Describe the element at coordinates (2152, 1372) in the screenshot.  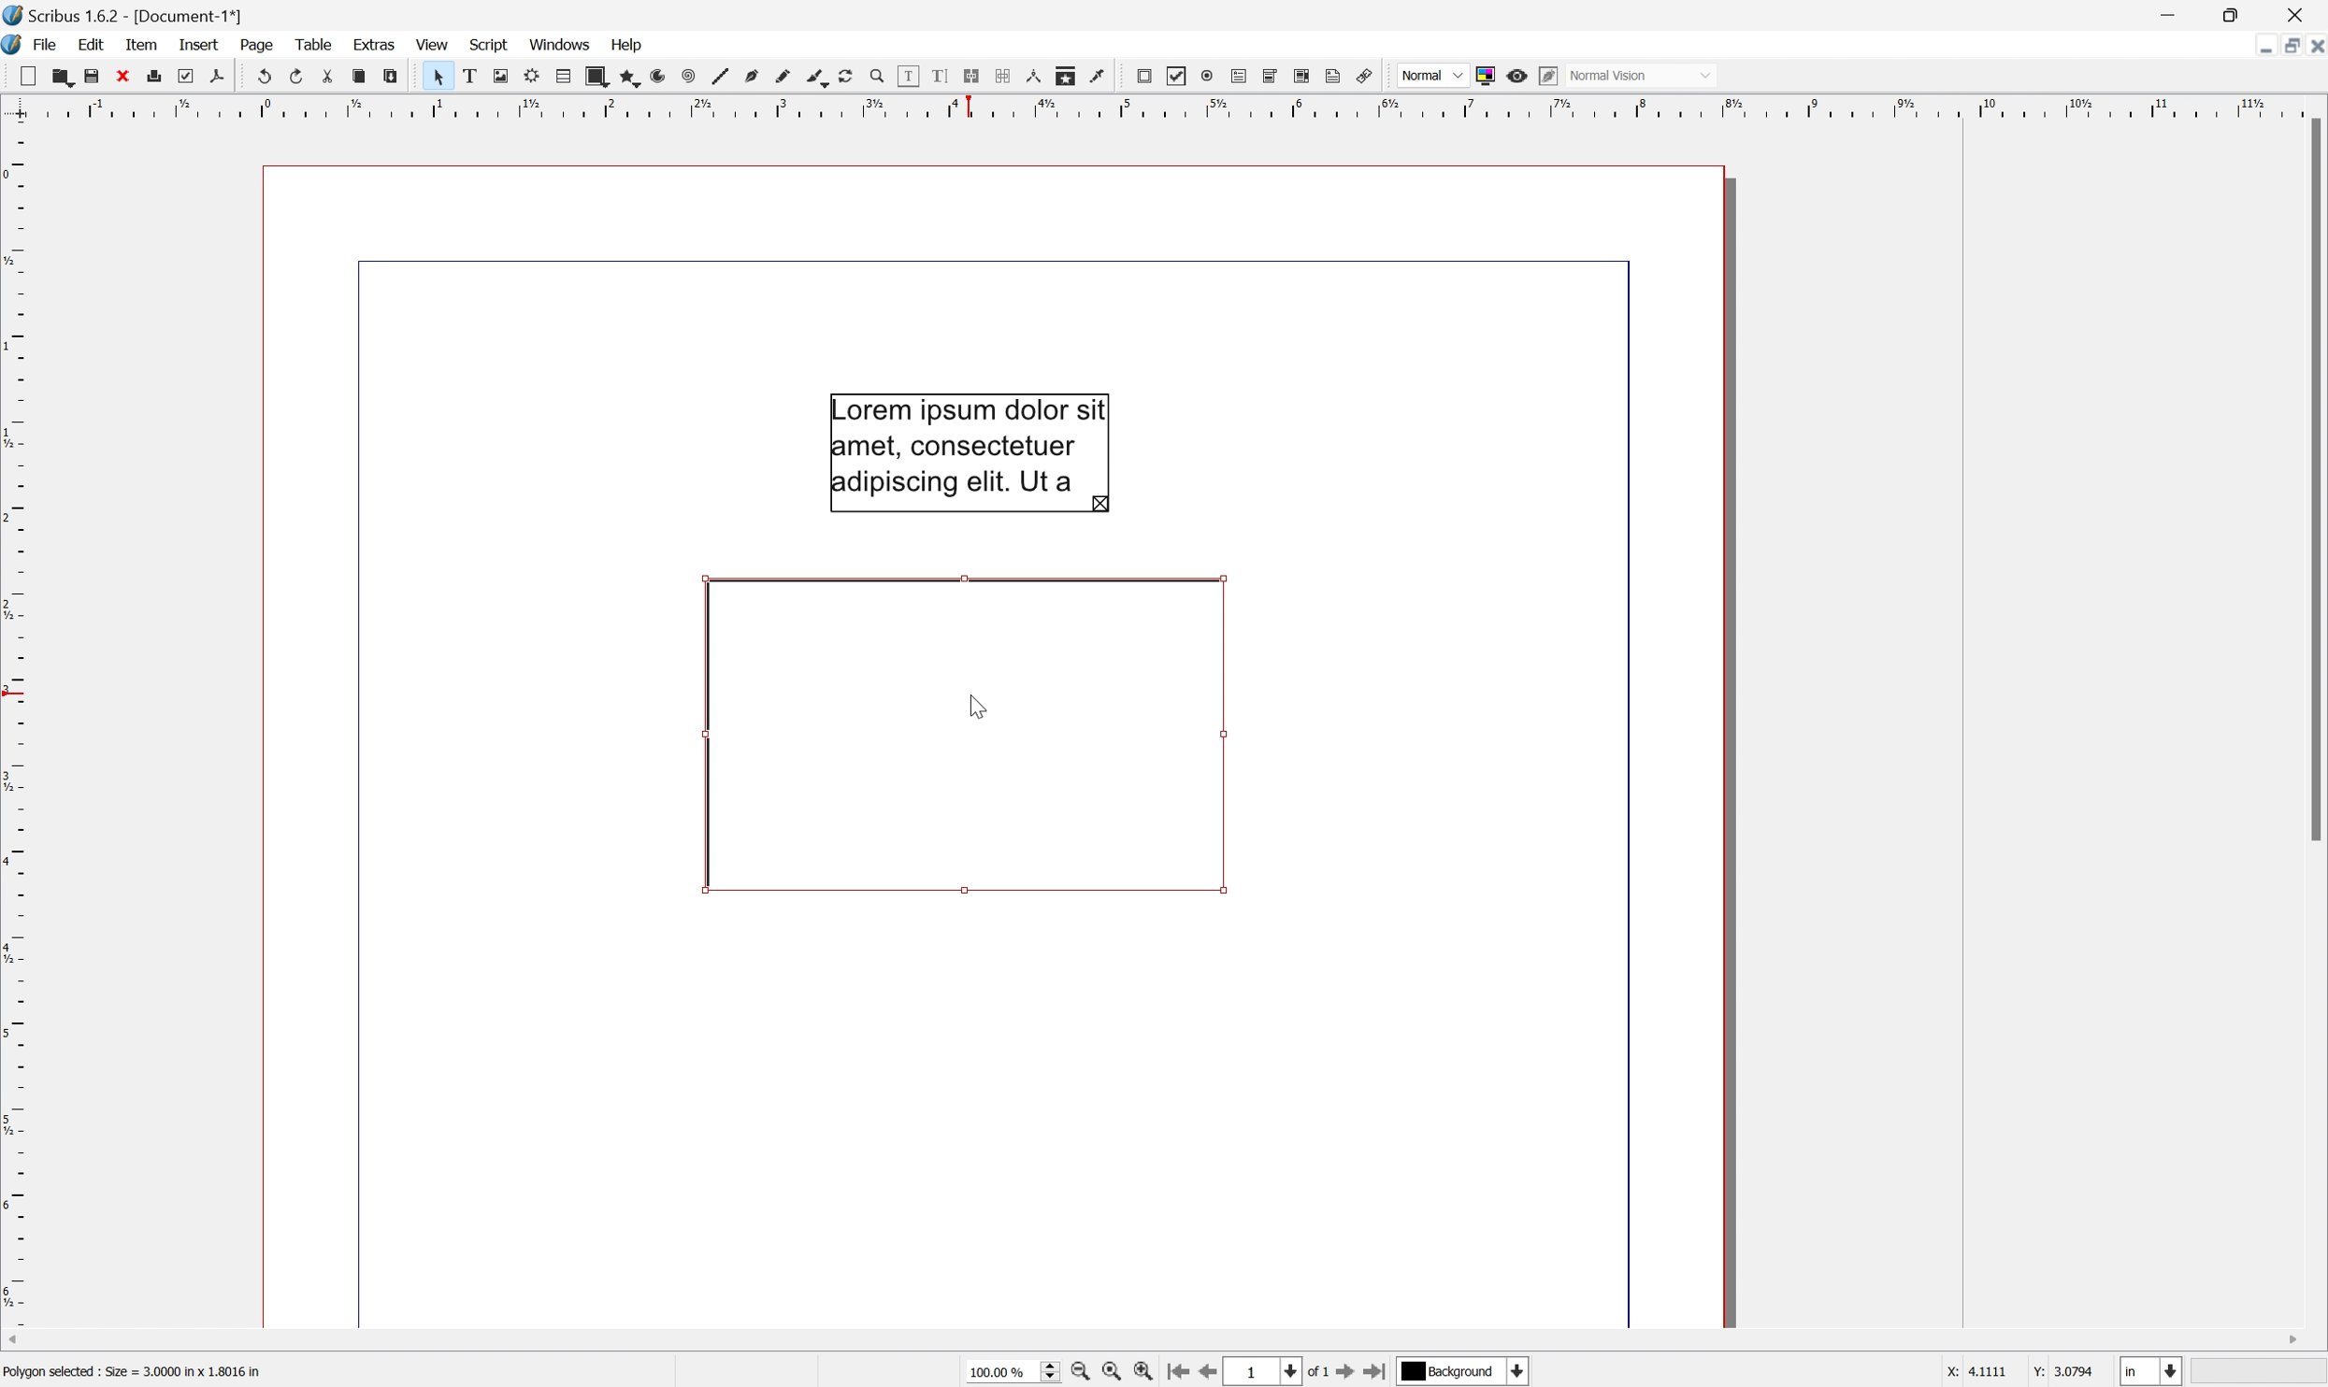
I see `Select the current unit` at that location.